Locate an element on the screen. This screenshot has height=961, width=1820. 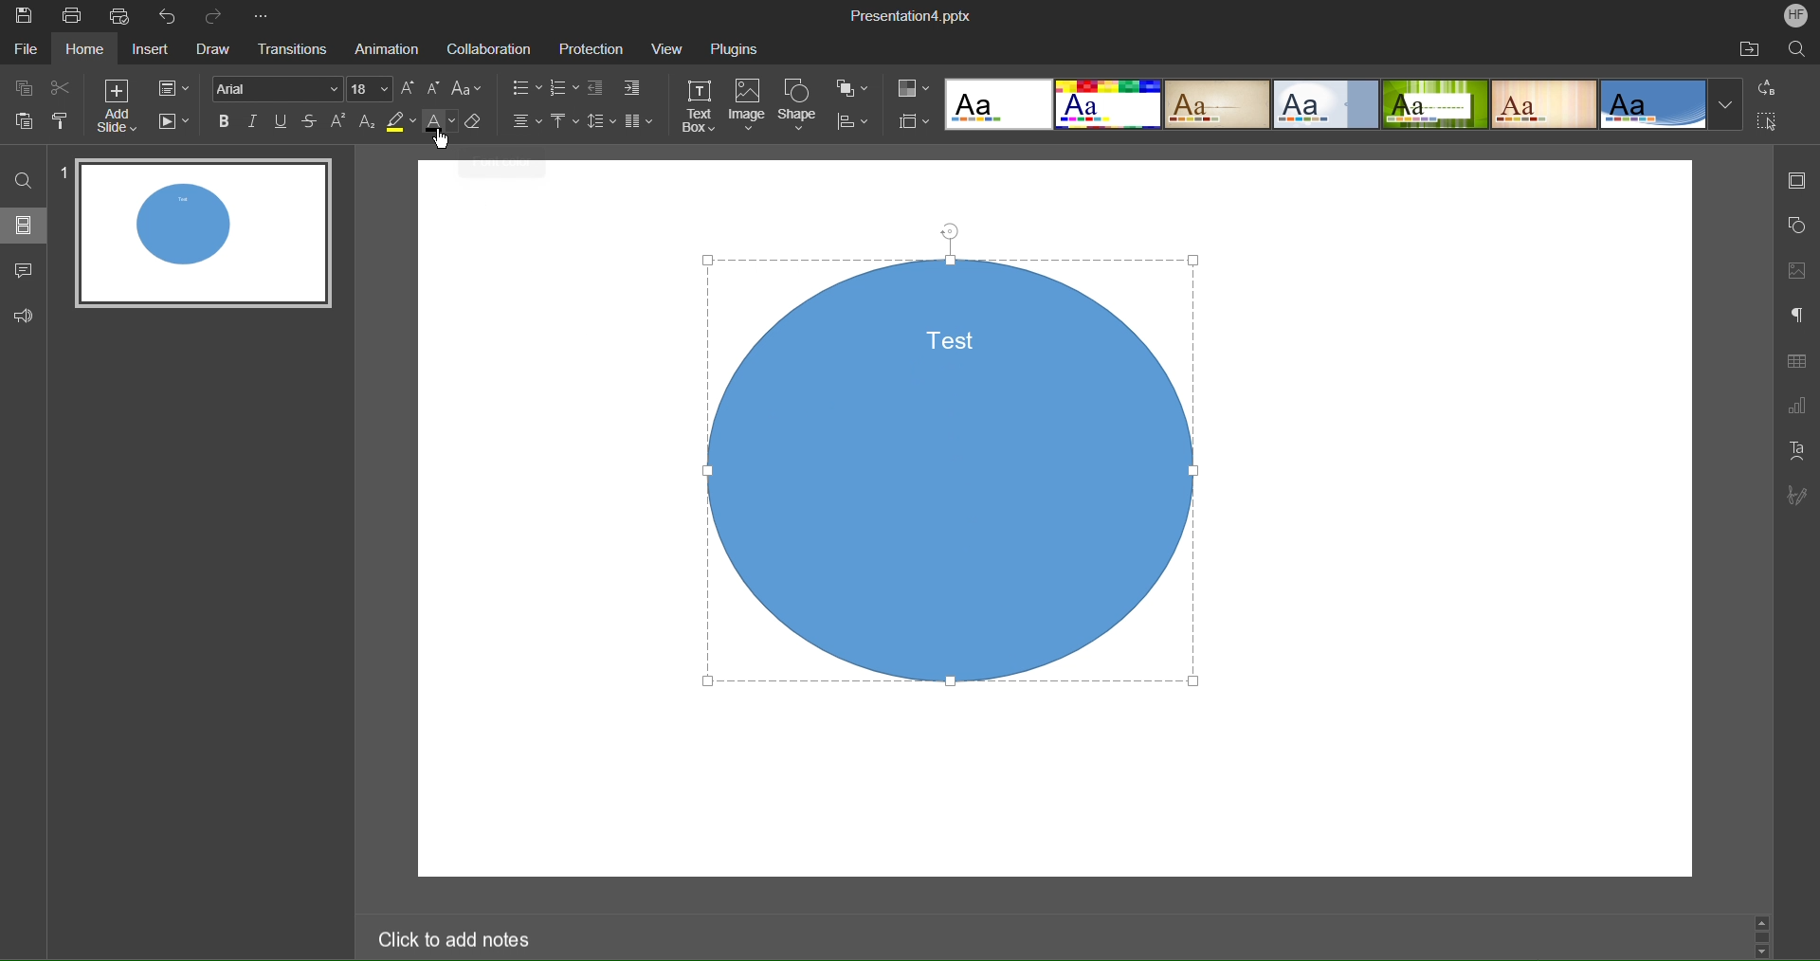
View is located at coordinates (670, 49).